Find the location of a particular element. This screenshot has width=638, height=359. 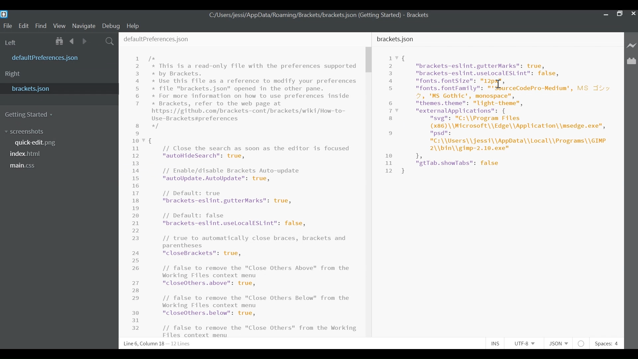

index.html is located at coordinates (27, 154).